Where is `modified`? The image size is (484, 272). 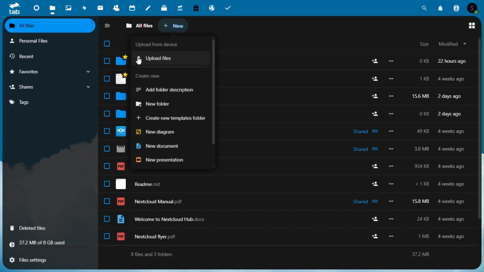
modified is located at coordinates (453, 45).